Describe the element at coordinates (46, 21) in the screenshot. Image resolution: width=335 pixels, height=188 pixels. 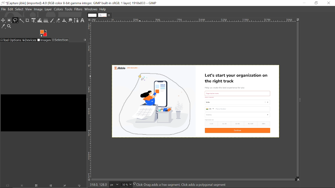
I see `Gradient` at that location.